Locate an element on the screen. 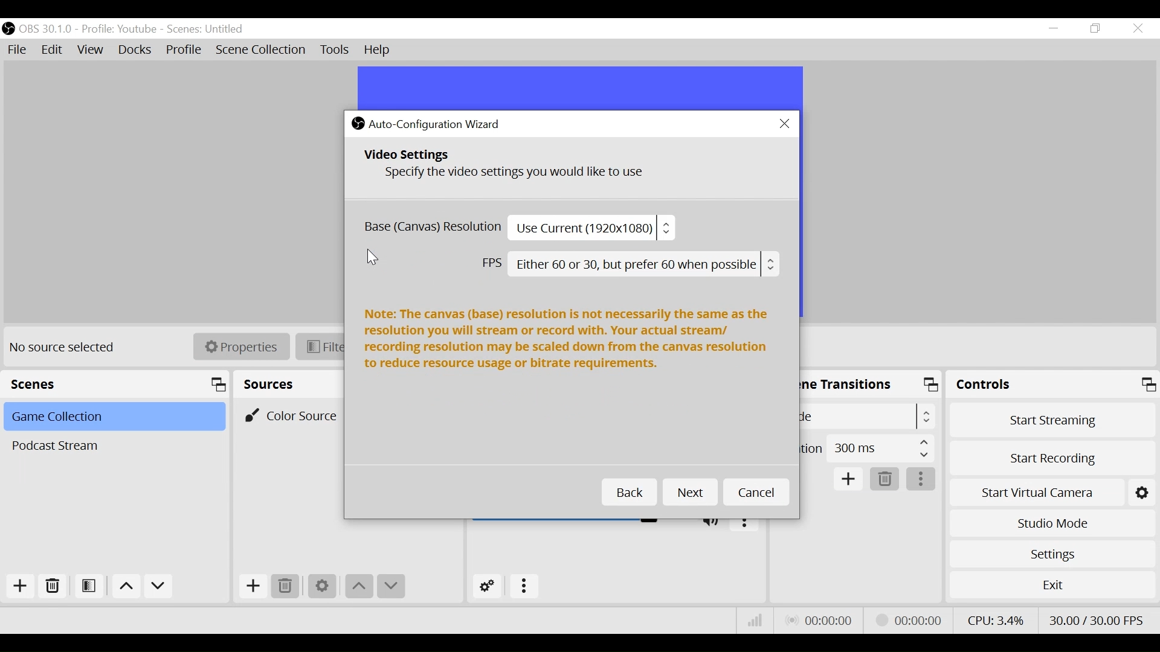 This screenshot has width=1160, height=652. Docks is located at coordinates (136, 50).